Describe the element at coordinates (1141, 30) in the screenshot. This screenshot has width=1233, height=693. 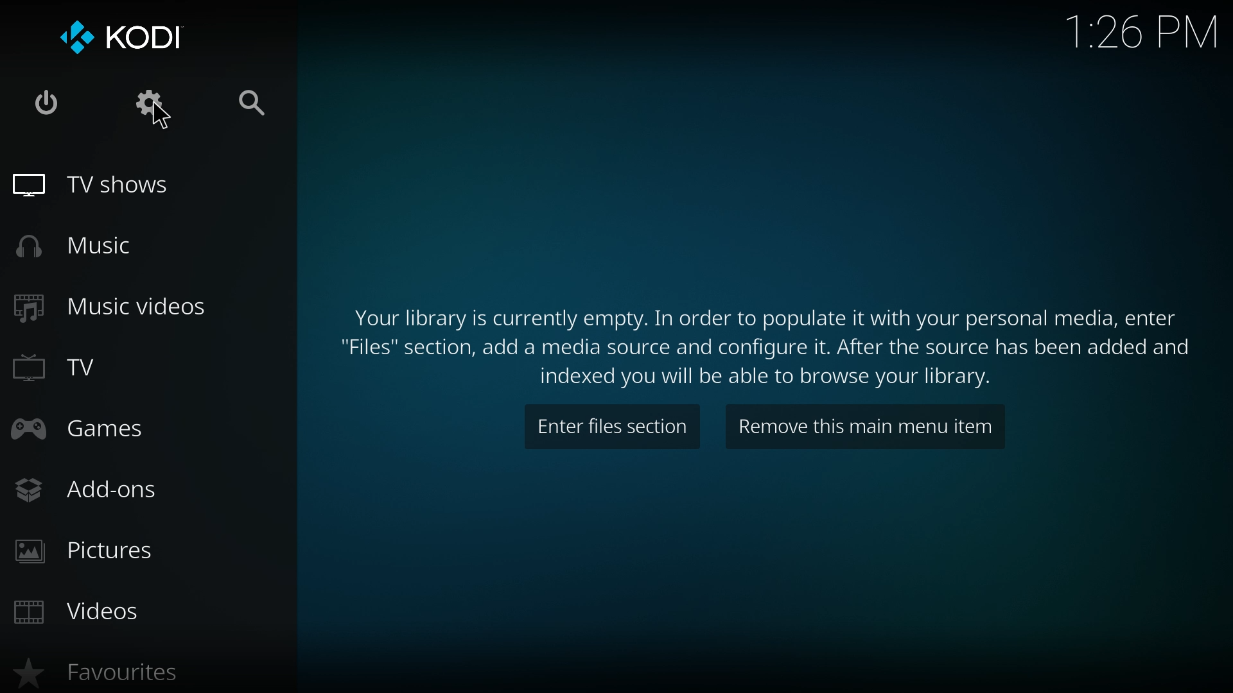
I see `time` at that location.